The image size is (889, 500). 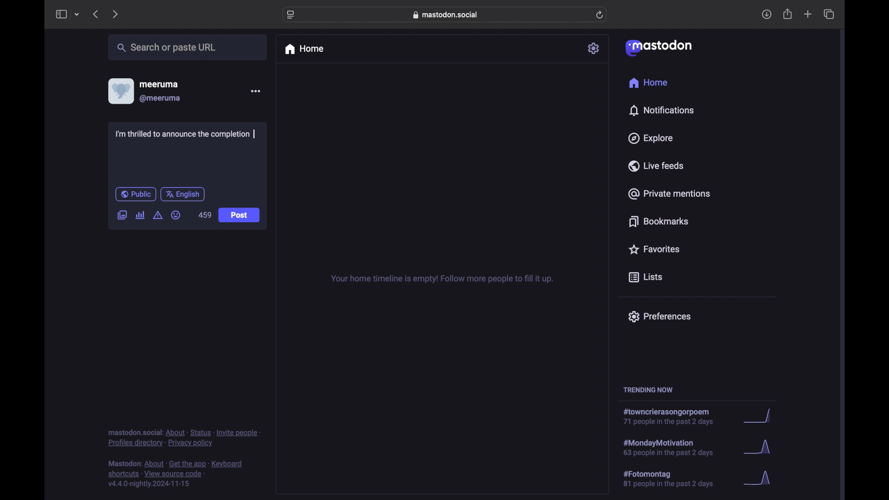 What do you see at coordinates (159, 215) in the screenshot?
I see `add content warning` at bounding box center [159, 215].